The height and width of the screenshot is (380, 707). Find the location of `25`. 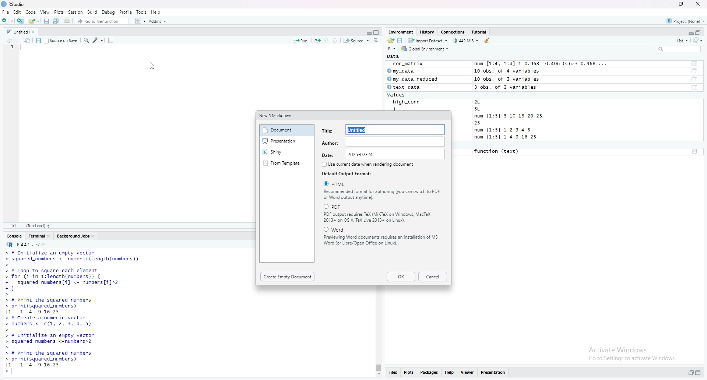

25 is located at coordinates (485, 123).